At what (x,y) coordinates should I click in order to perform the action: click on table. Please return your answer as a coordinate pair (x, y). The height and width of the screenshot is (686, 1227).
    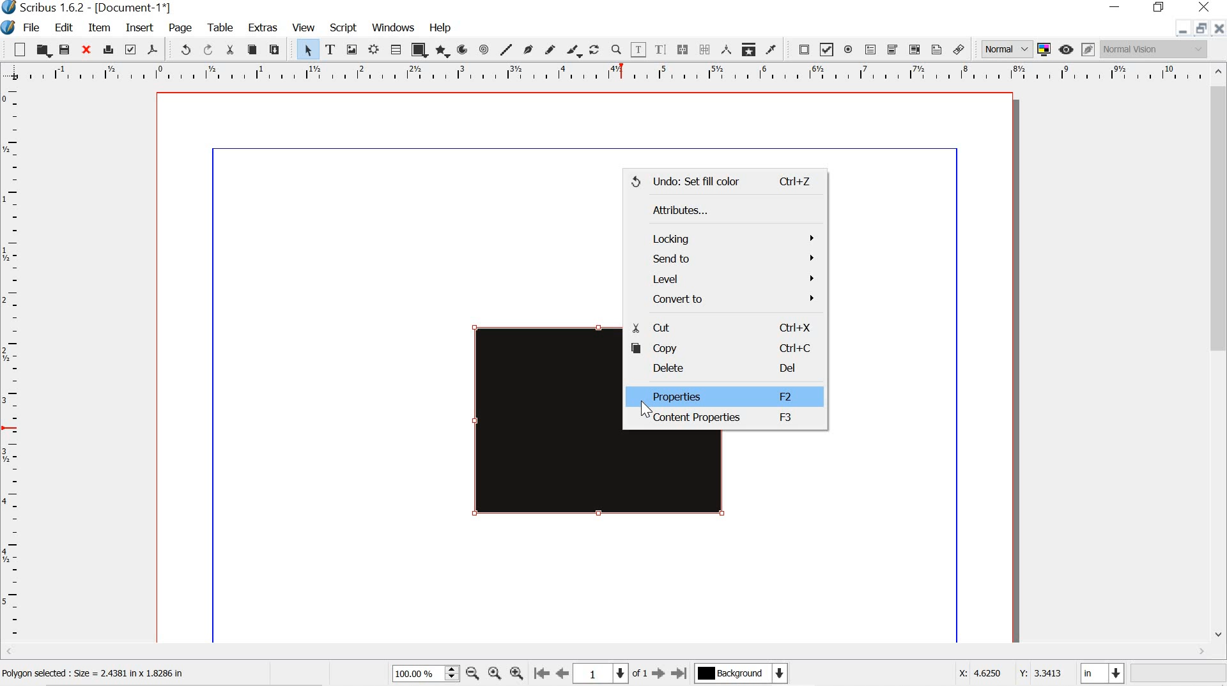
    Looking at the image, I should click on (396, 49).